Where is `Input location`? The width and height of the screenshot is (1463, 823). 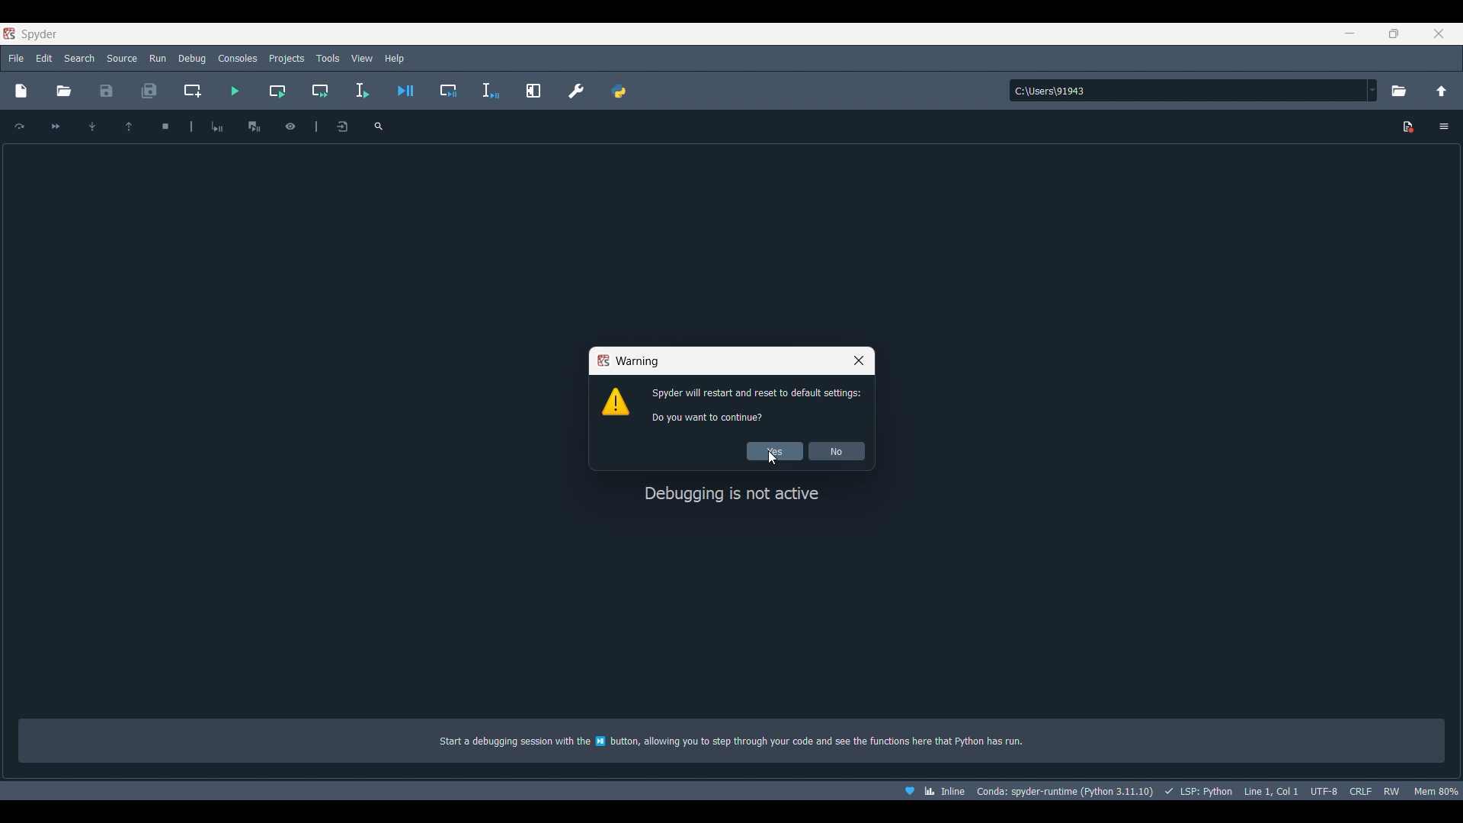 Input location is located at coordinates (1188, 91).